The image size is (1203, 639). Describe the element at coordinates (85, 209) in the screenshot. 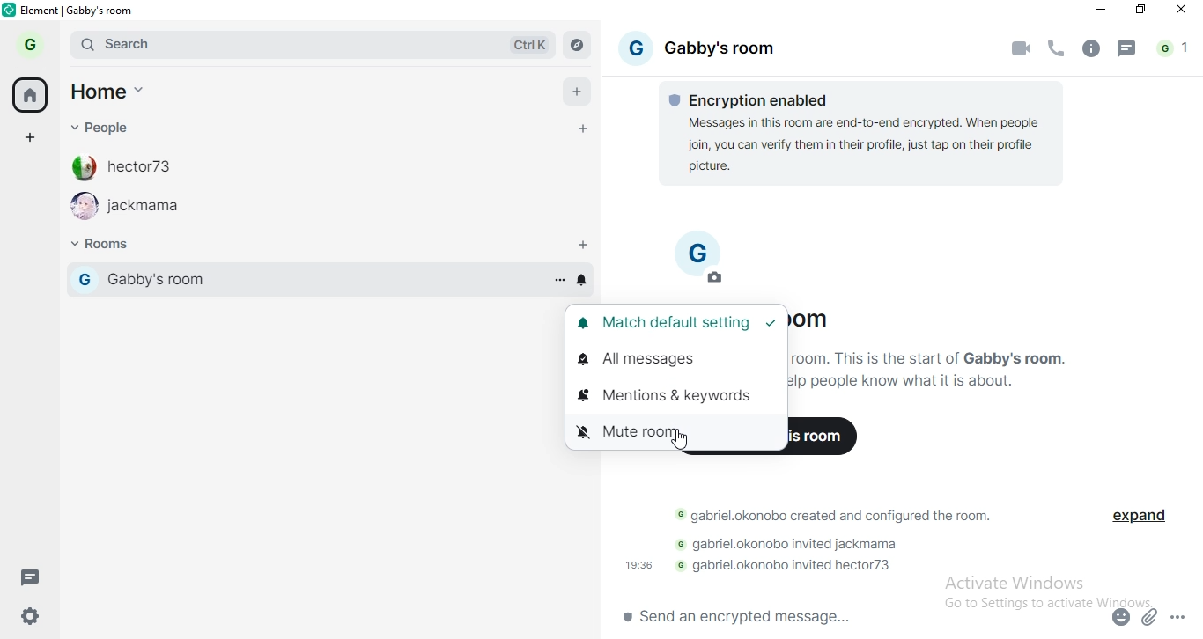

I see `profile` at that location.